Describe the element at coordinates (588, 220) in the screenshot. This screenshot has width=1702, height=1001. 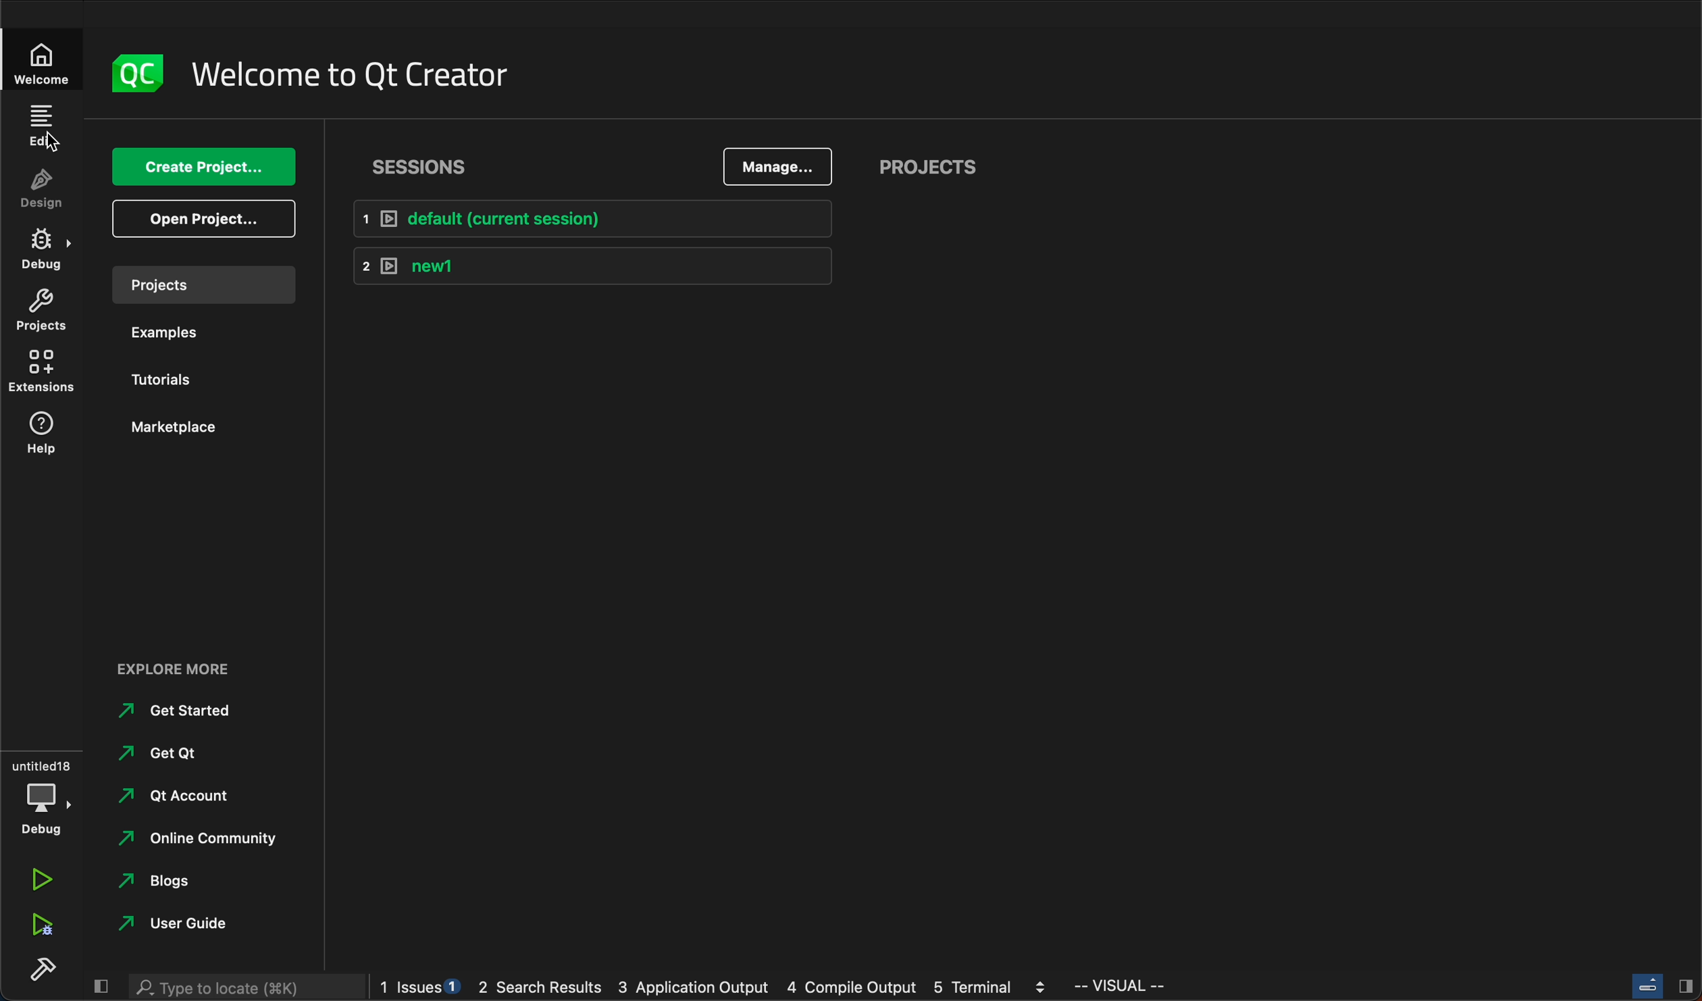
I see `default` at that location.